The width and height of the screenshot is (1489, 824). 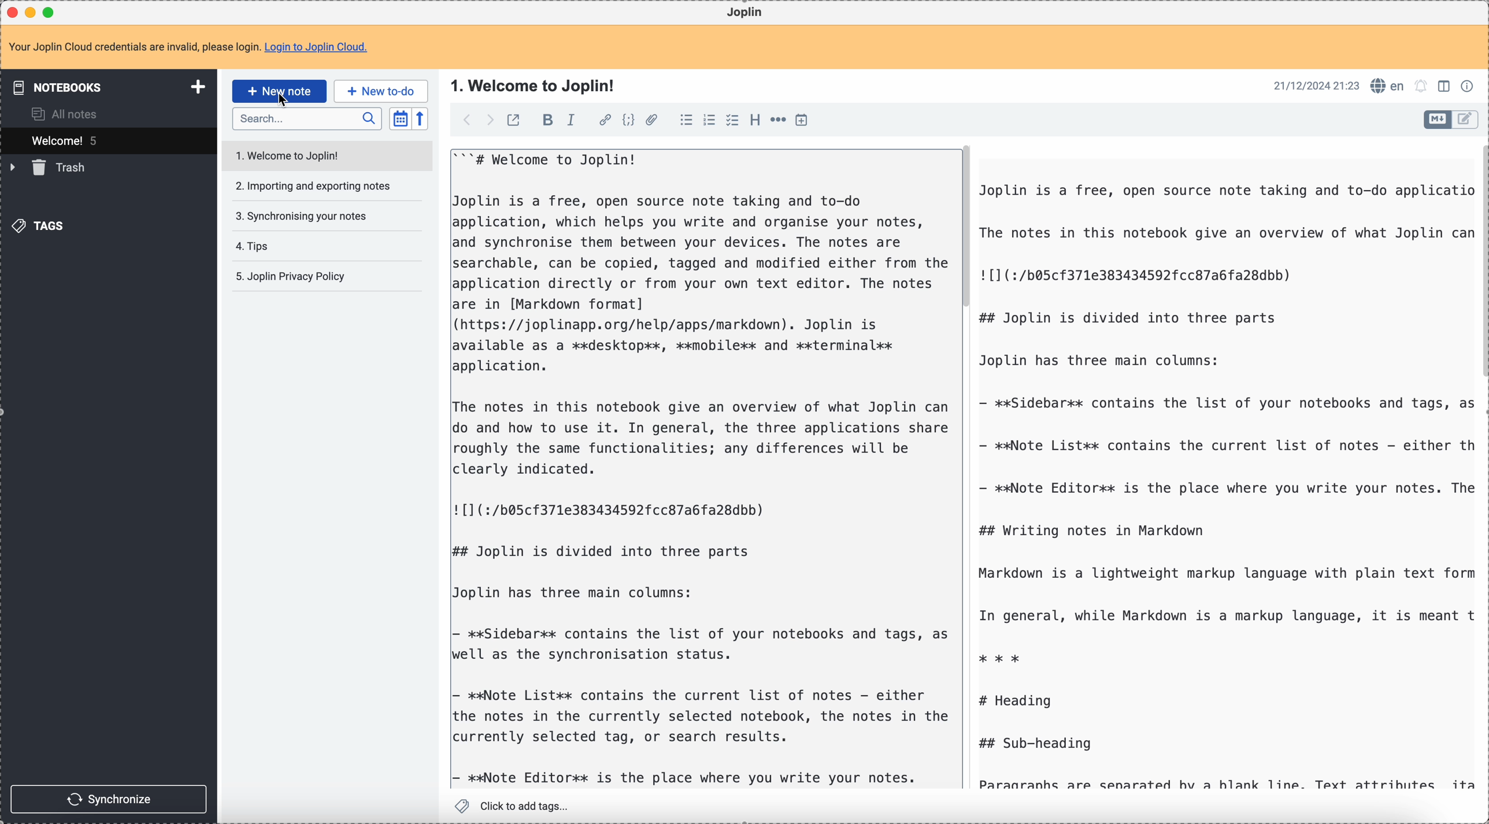 What do you see at coordinates (711, 120) in the screenshot?
I see `numbered list` at bounding box center [711, 120].